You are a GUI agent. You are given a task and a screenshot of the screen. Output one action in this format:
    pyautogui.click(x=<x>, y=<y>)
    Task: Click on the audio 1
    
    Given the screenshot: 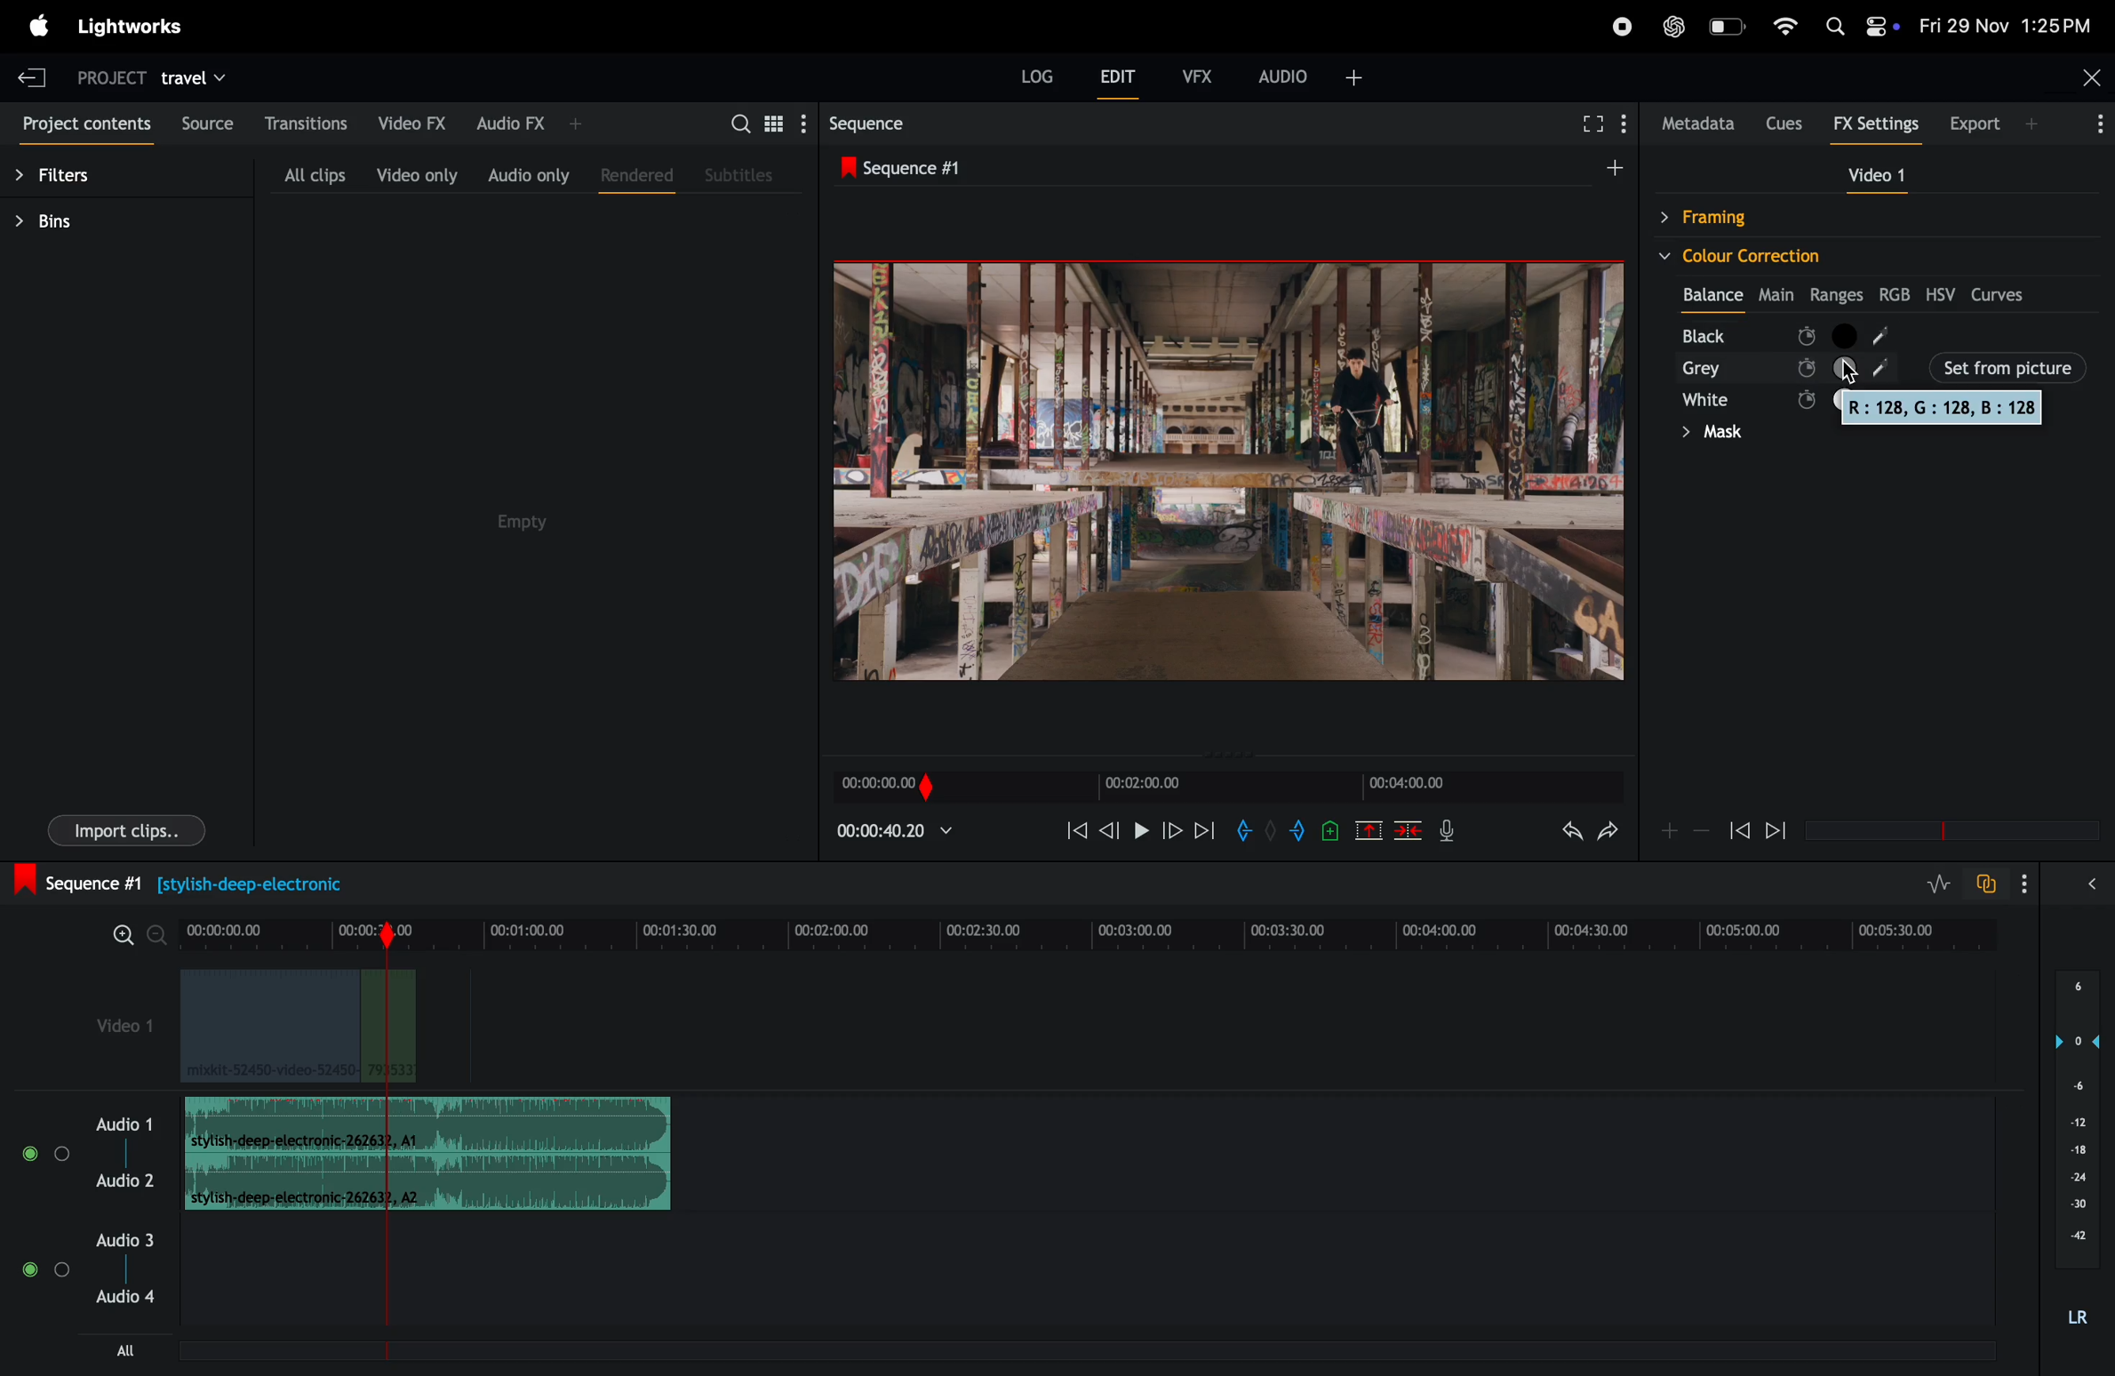 What is the action you would take?
    pyautogui.click(x=121, y=1124)
    